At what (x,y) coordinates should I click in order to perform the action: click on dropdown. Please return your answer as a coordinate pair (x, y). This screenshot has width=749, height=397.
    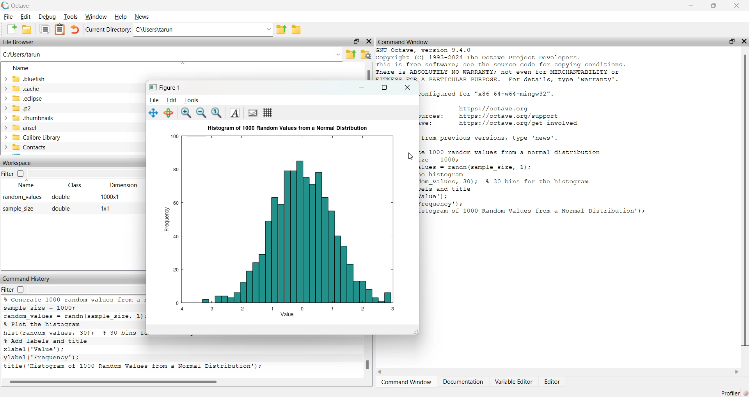
    Looking at the image, I should click on (183, 63).